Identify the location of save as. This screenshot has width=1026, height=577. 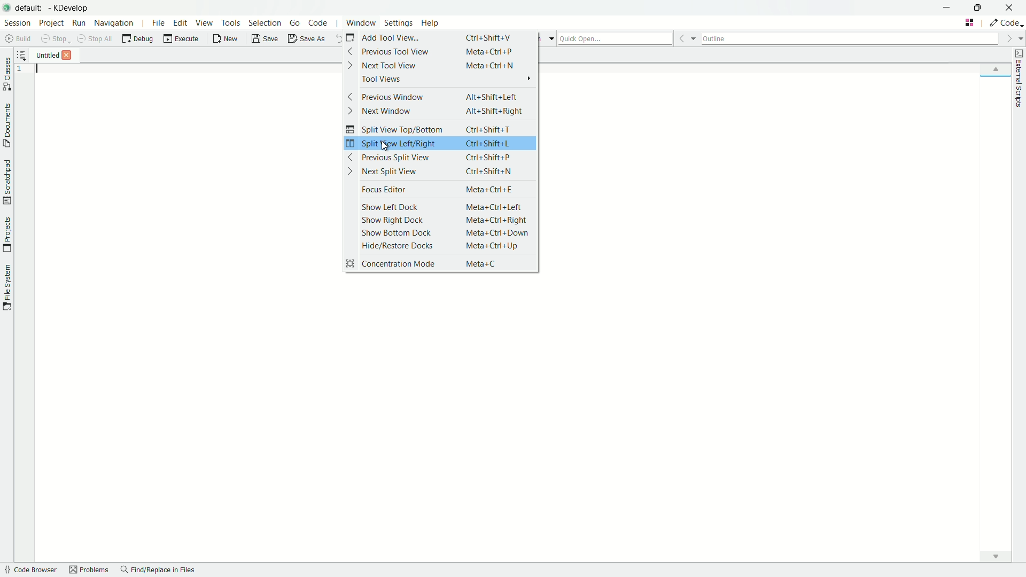
(306, 38).